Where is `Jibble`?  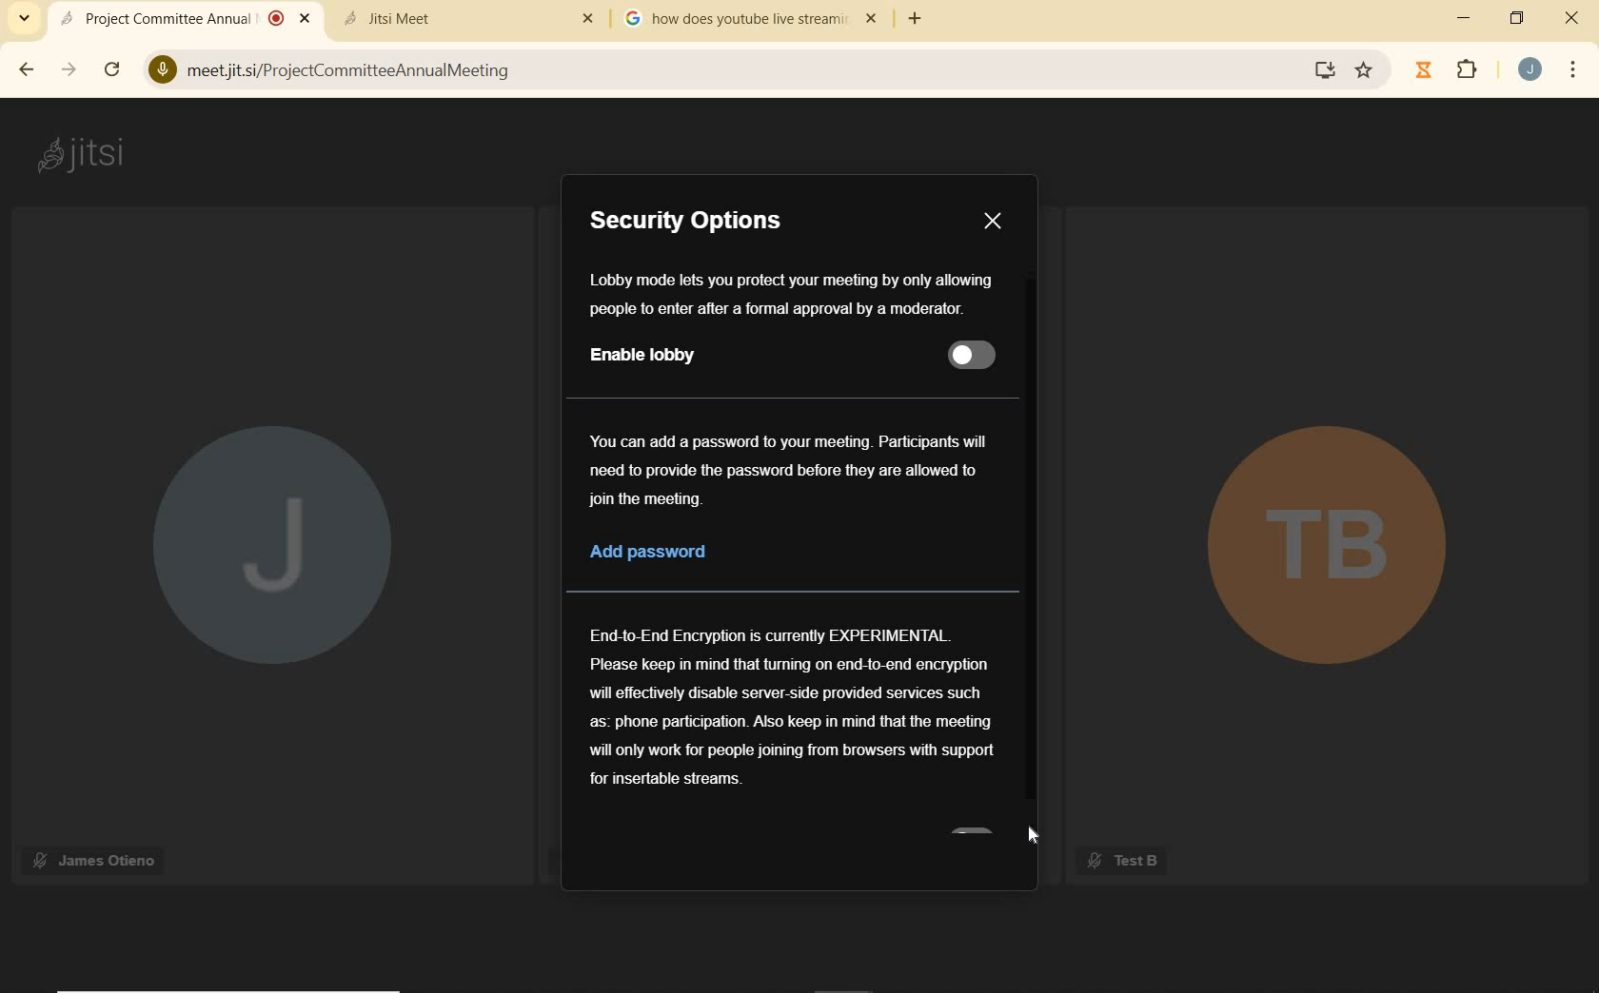
Jibble is located at coordinates (1424, 72).